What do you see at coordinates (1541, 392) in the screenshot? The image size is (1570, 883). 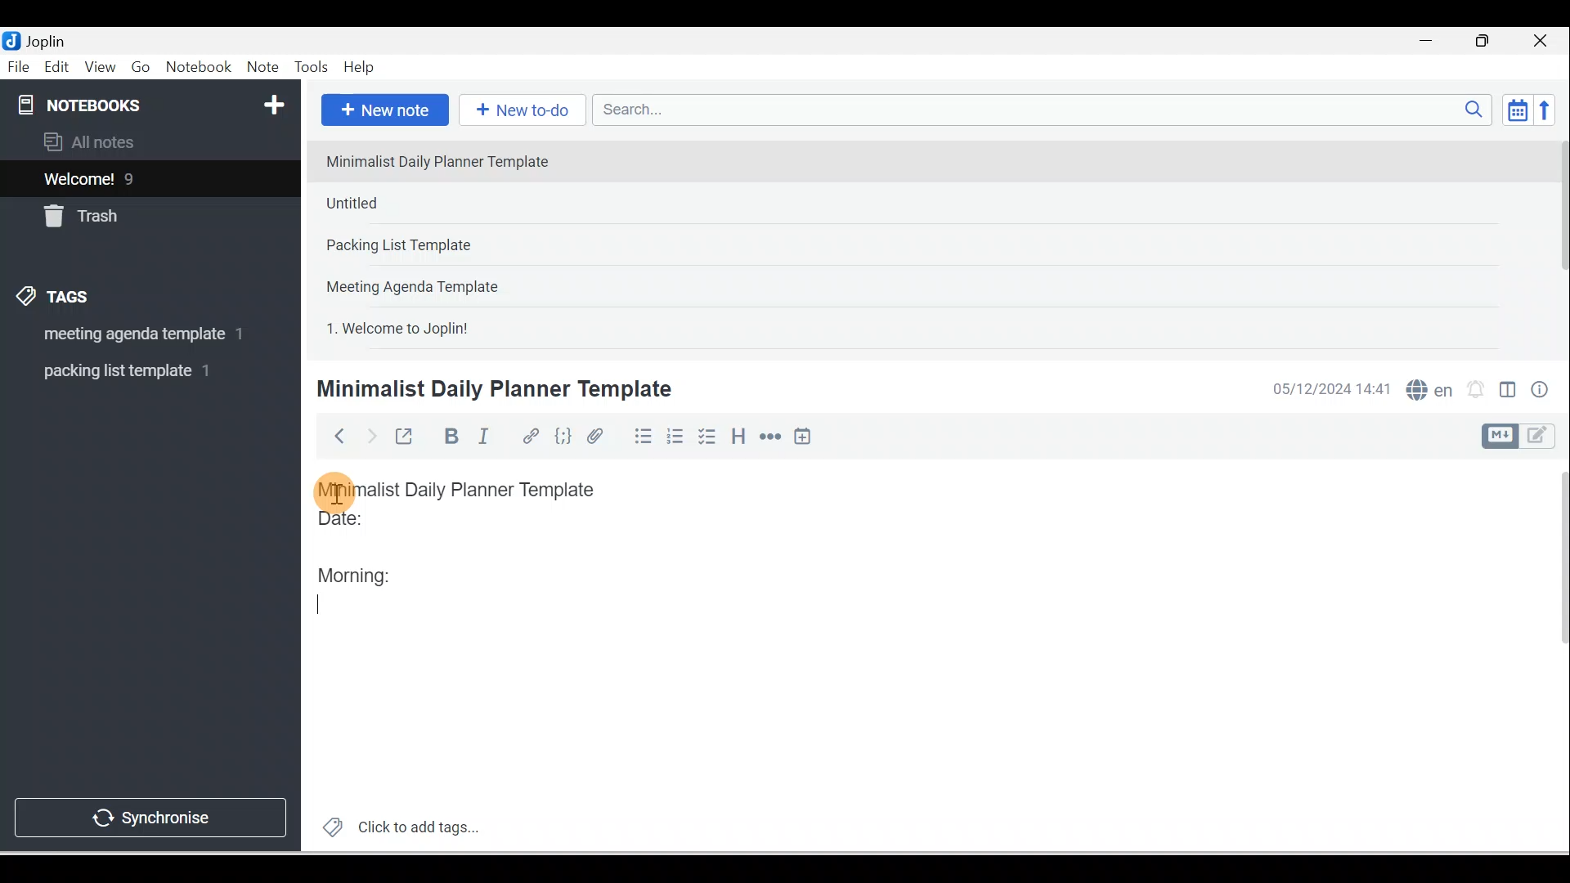 I see `Note properties` at bounding box center [1541, 392].